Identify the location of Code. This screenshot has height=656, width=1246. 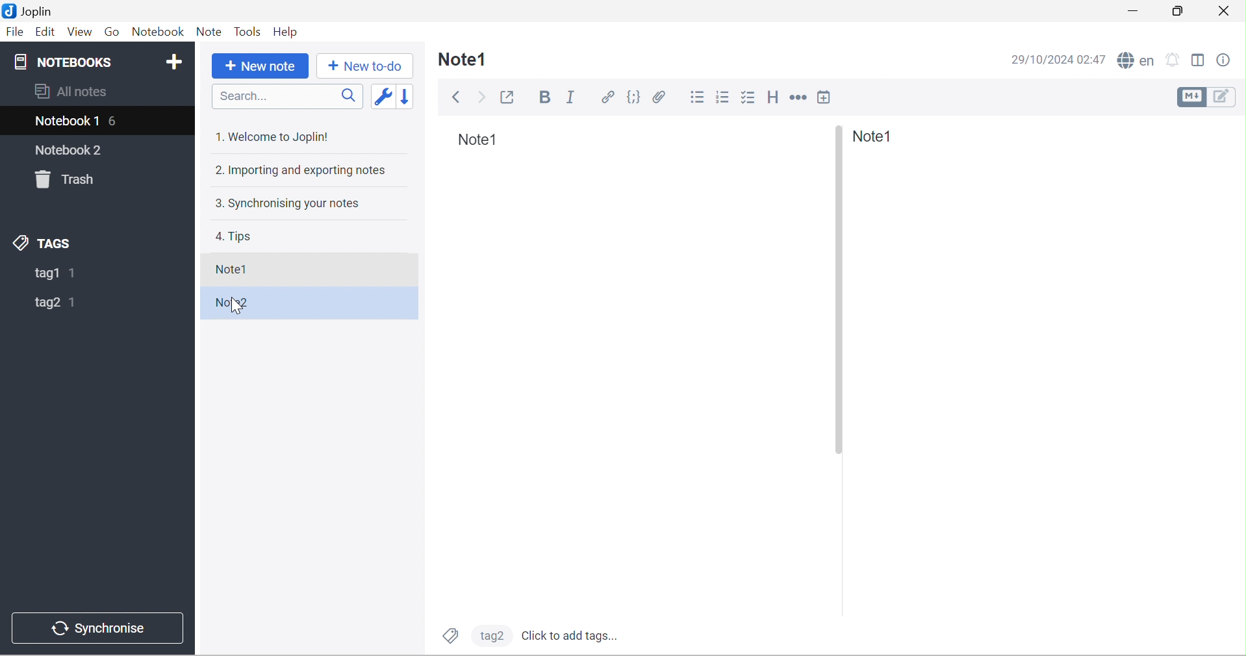
(634, 97).